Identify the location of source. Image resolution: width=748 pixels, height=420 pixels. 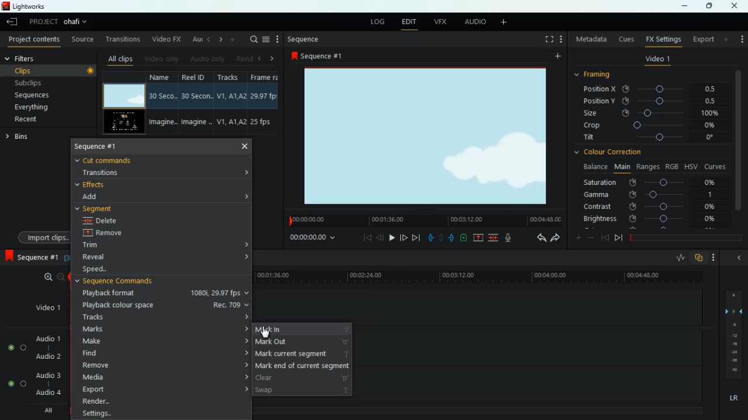
(81, 38).